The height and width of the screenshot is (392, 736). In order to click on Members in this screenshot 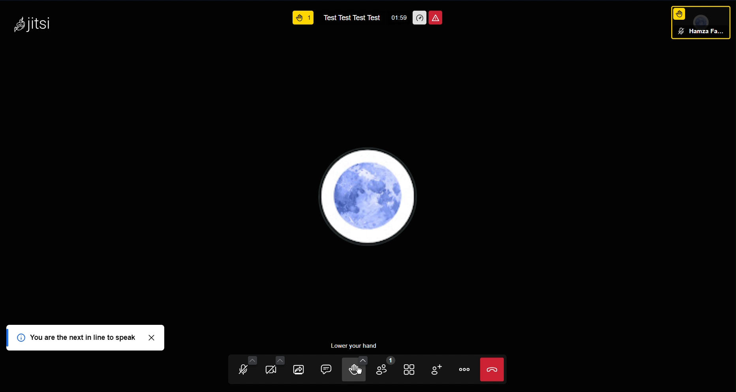, I will do `click(386, 368)`.